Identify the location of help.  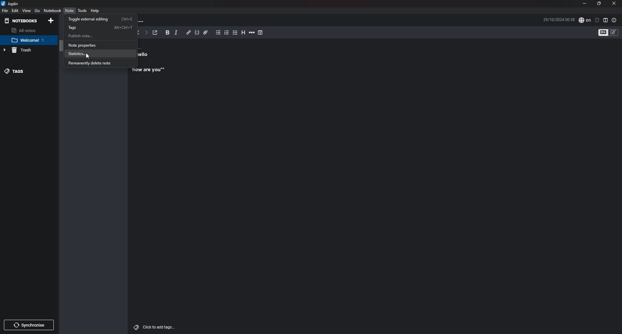
(95, 11).